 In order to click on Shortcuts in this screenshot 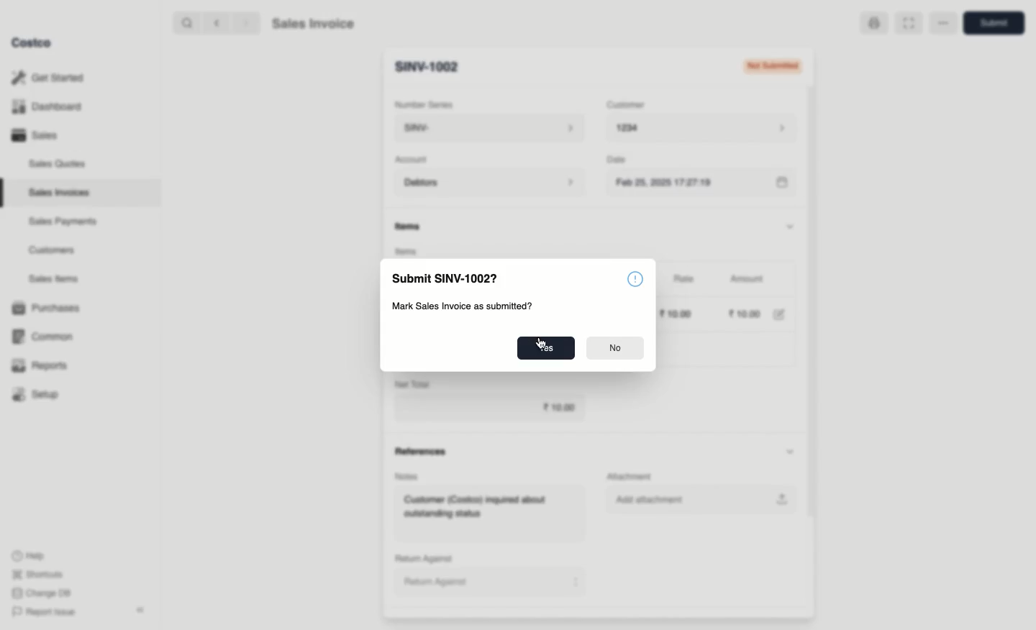, I will do `click(39, 573)`.